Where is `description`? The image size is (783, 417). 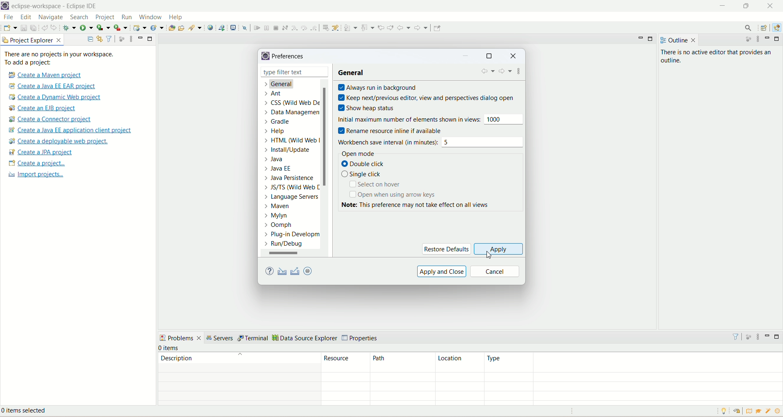
description is located at coordinates (239, 358).